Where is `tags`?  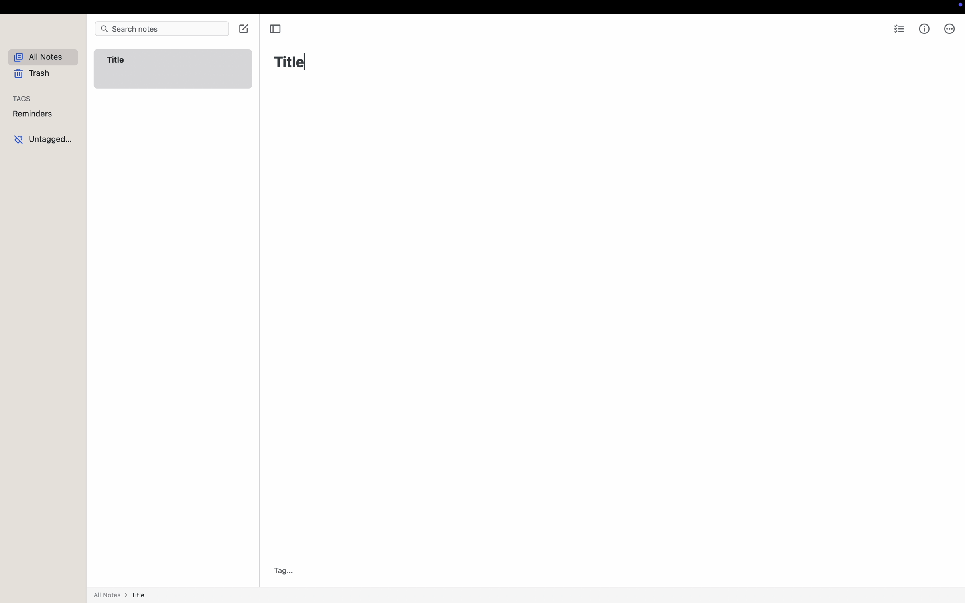
tags is located at coordinates (43, 99).